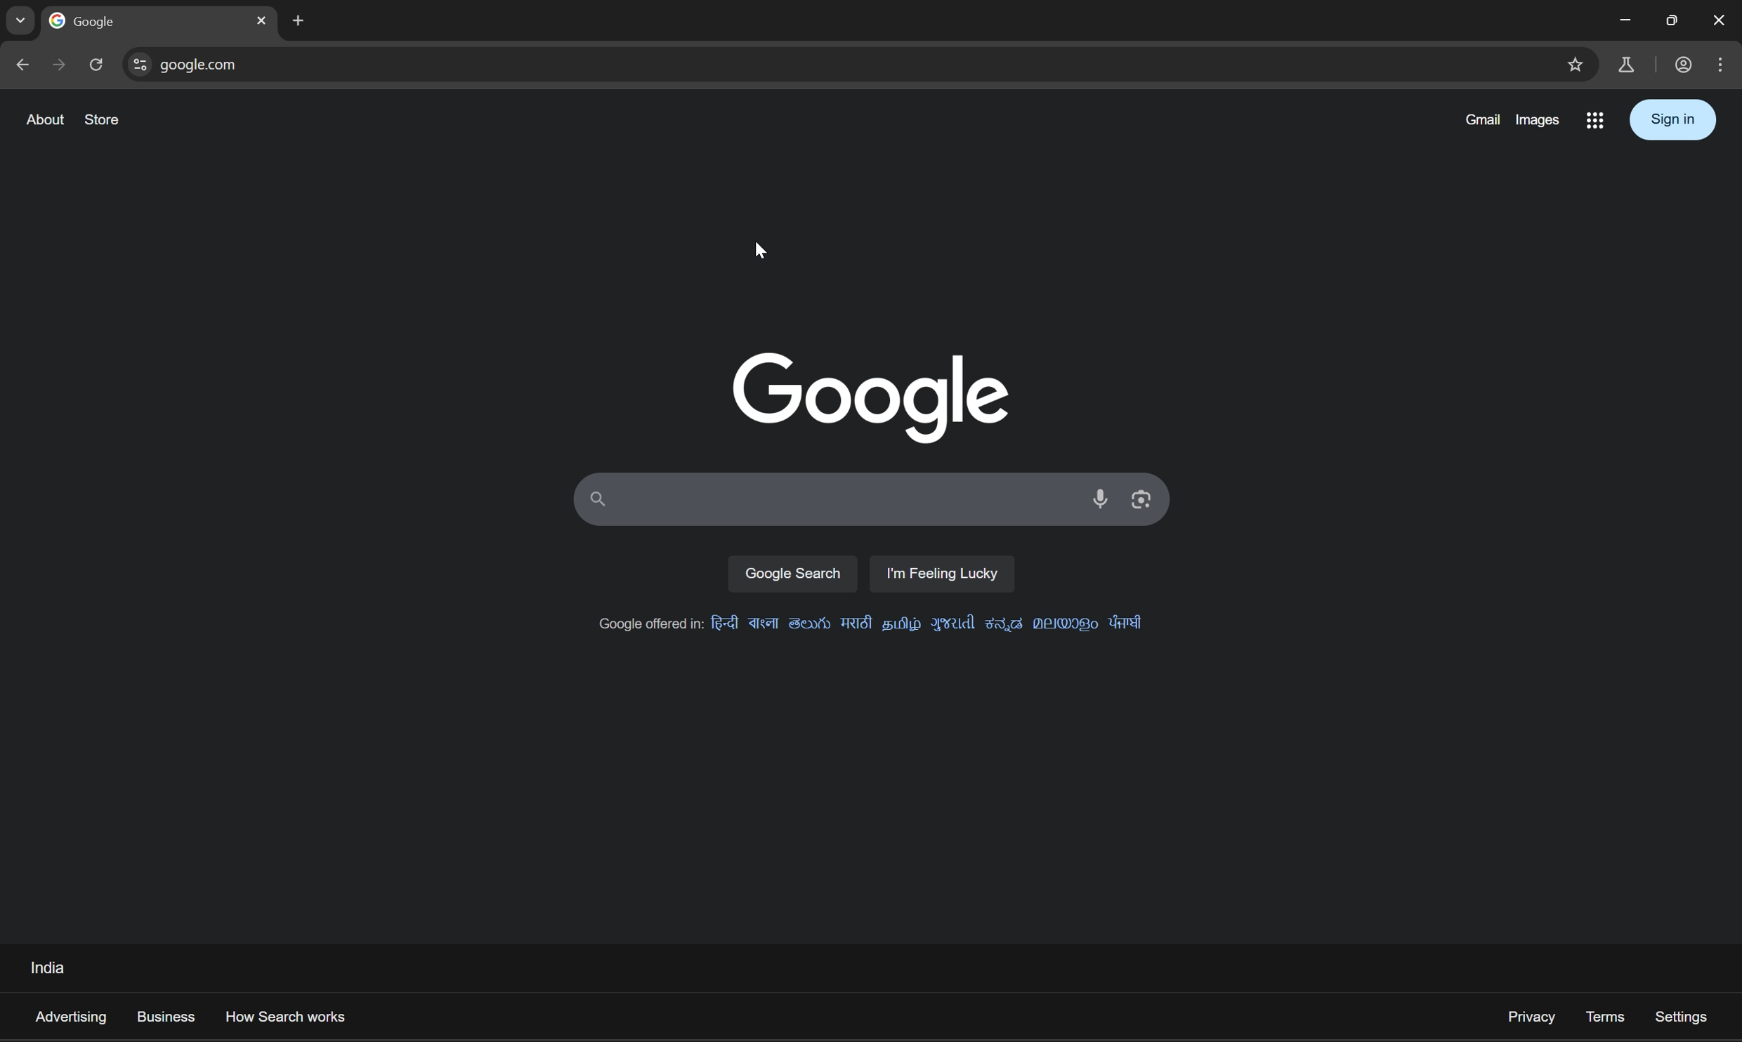 The height and width of the screenshot is (1042, 1742). I want to click on chrome labs, so click(1627, 62).